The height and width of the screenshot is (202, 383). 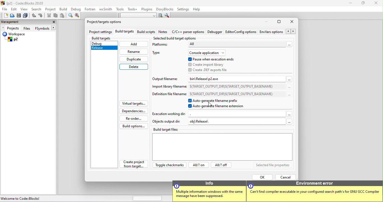 I want to click on cursor movement, so click(x=211, y=104).